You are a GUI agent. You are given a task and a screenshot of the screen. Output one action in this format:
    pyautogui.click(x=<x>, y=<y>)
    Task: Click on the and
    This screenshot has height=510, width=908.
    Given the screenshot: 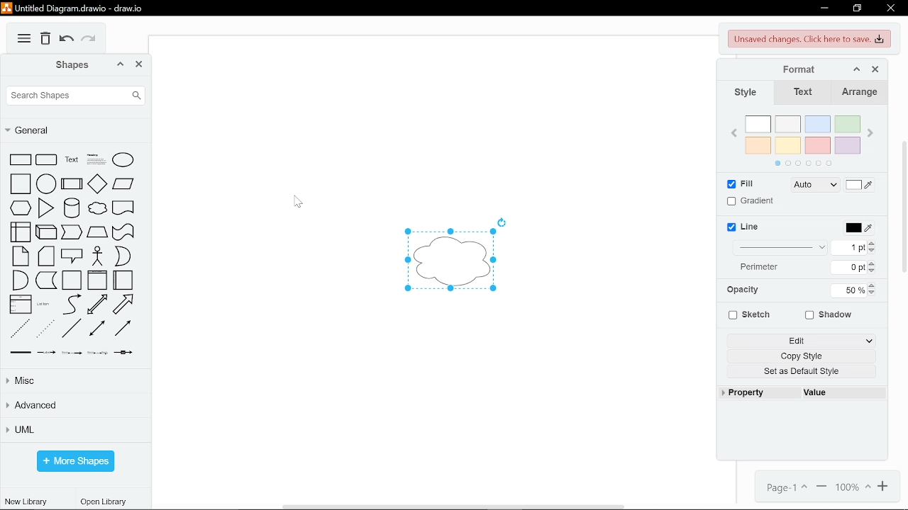 What is the action you would take?
    pyautogui.click(x=20, y=280)
    